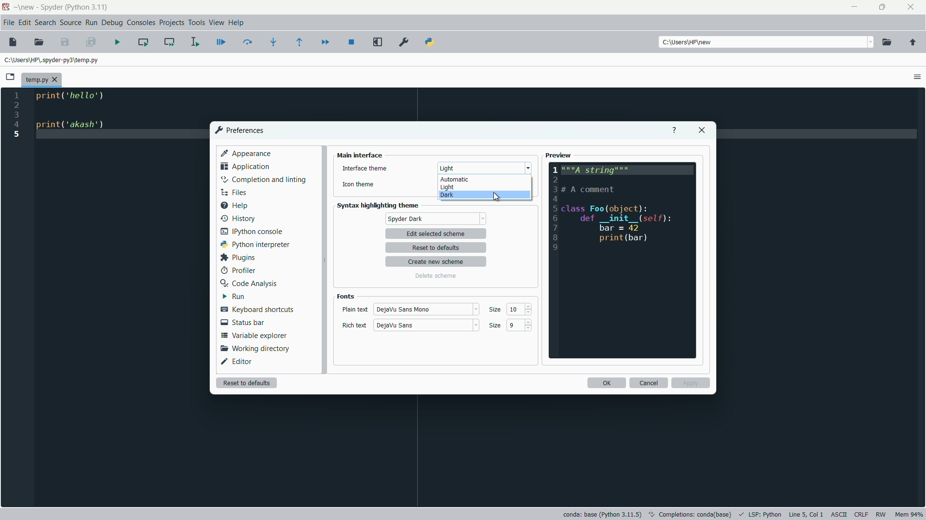 The height and width of the screenshot is (520, 926). Describe the element at coordinates (142, 22) in the screenshot. I see `consoles menu` at that location.